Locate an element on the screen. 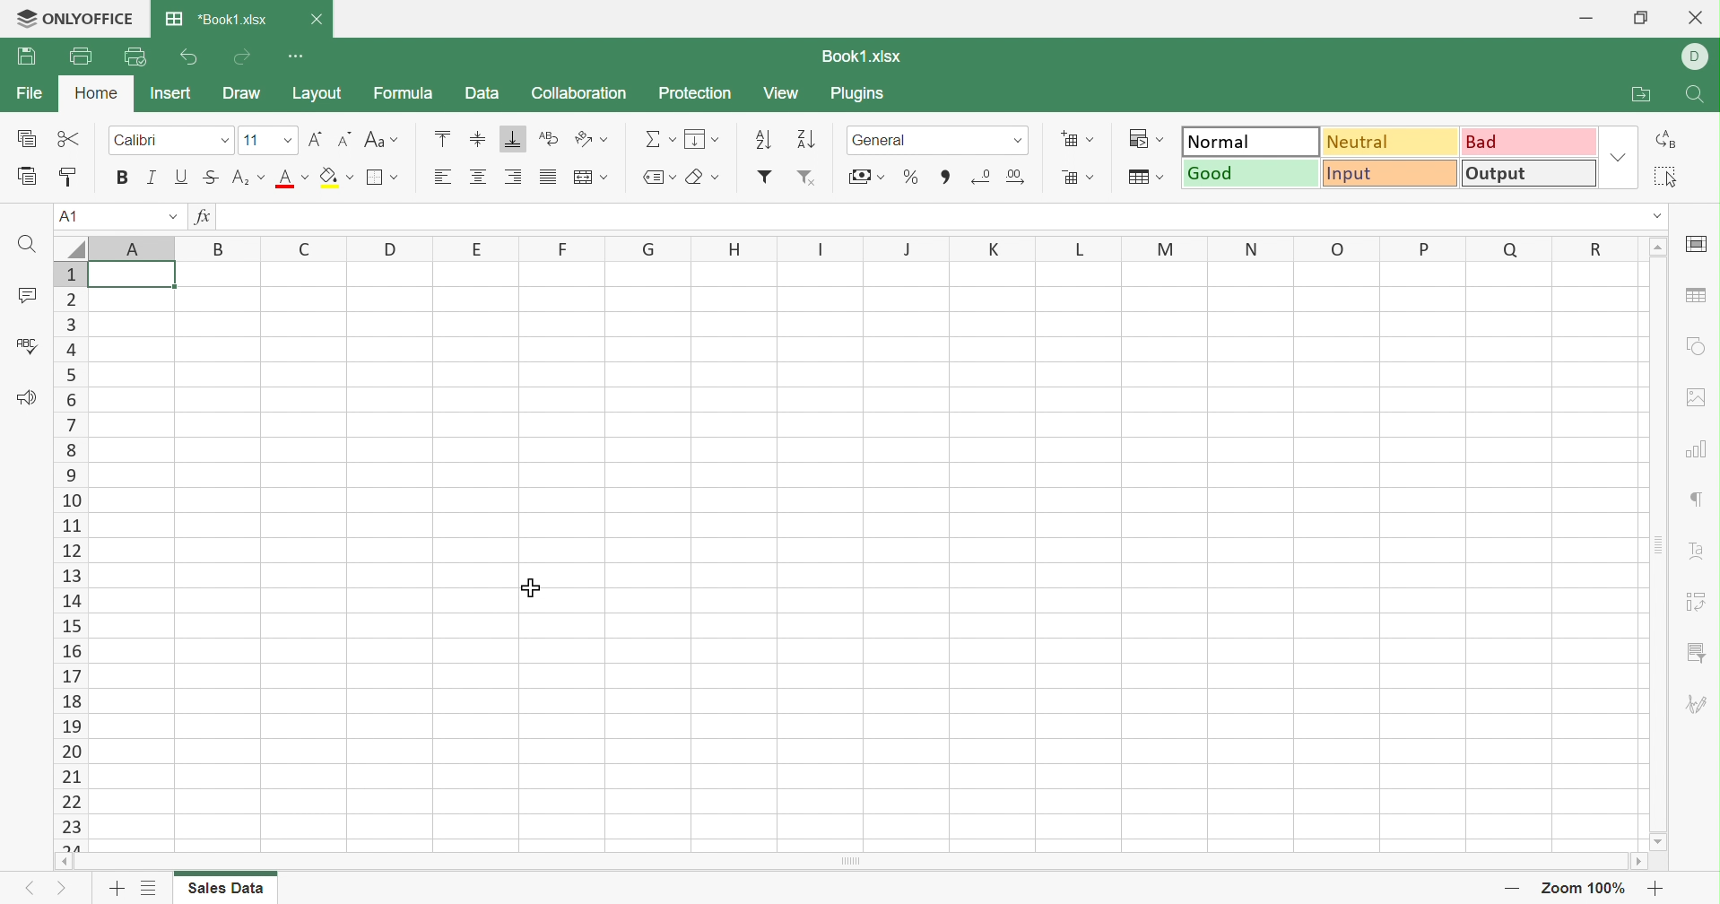 The height and width of the screenshot is (904, 1720). Drop Down is located at coordinates (176, 214).